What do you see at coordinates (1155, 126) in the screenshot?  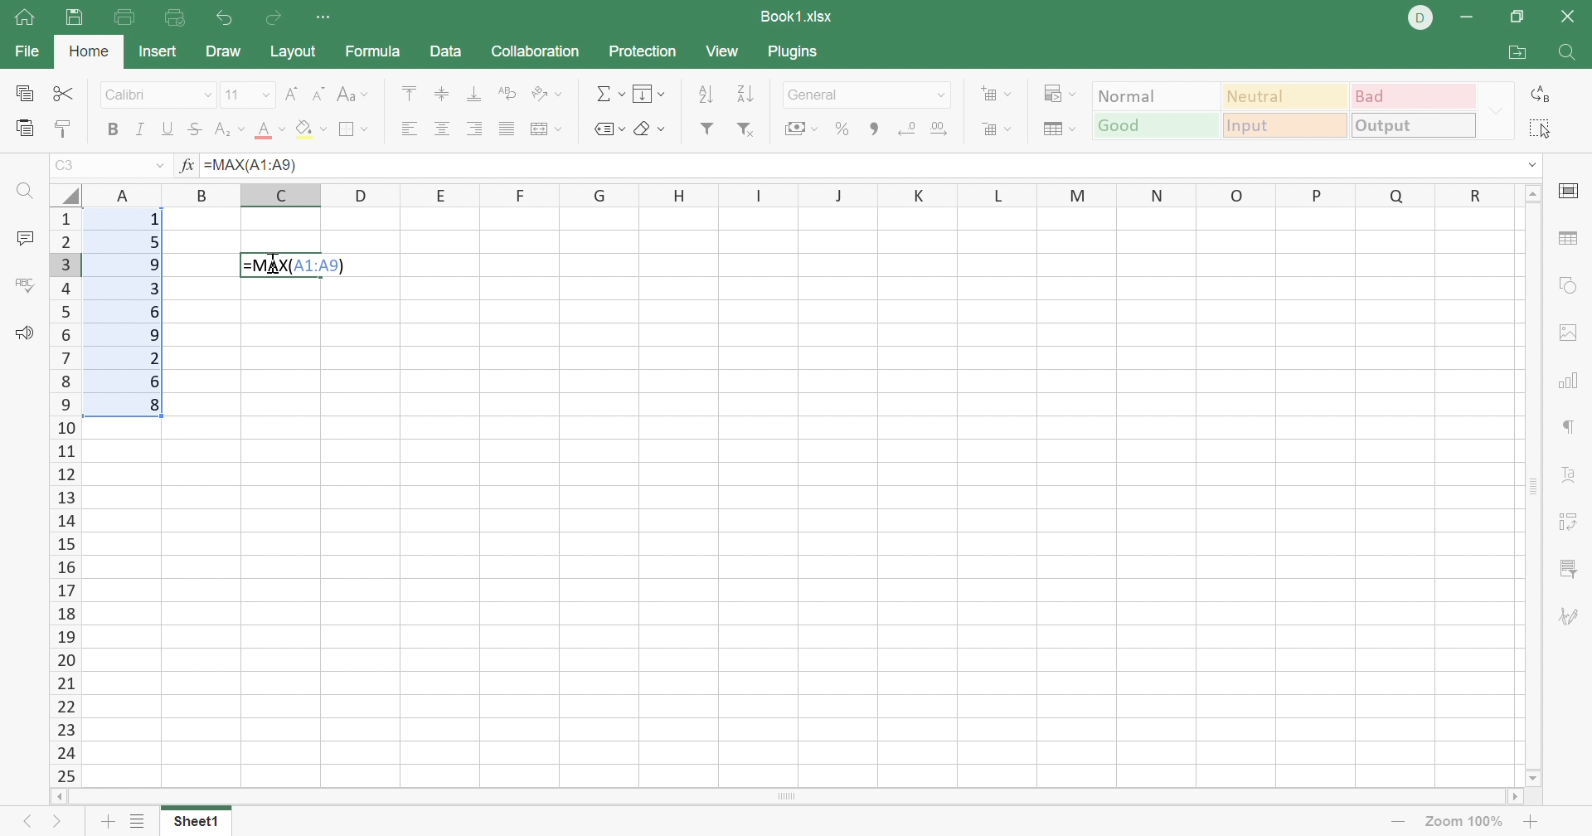 I see `Good` at bounding box center [1155, 126].